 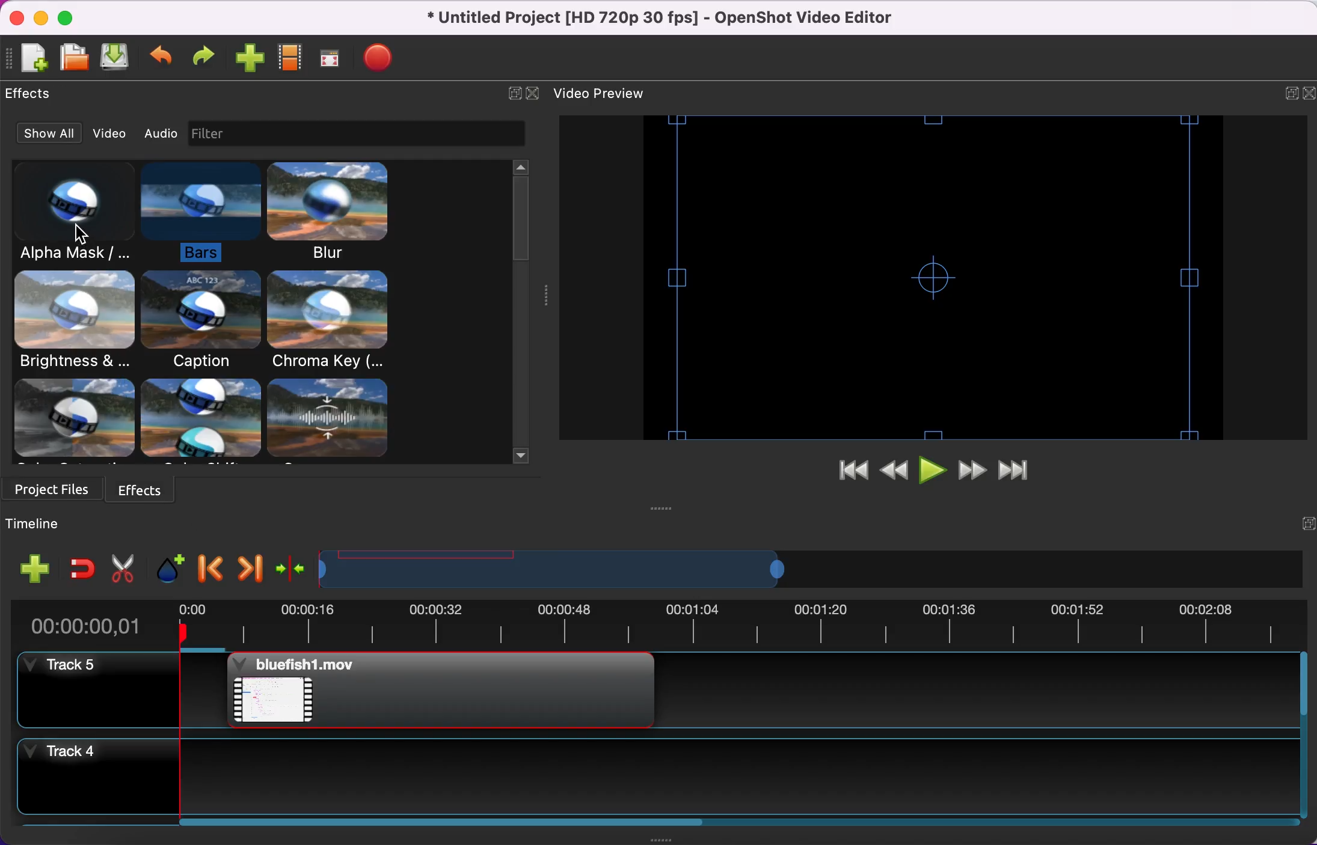 I want to click on jump to start, so click(x=846, y=472).